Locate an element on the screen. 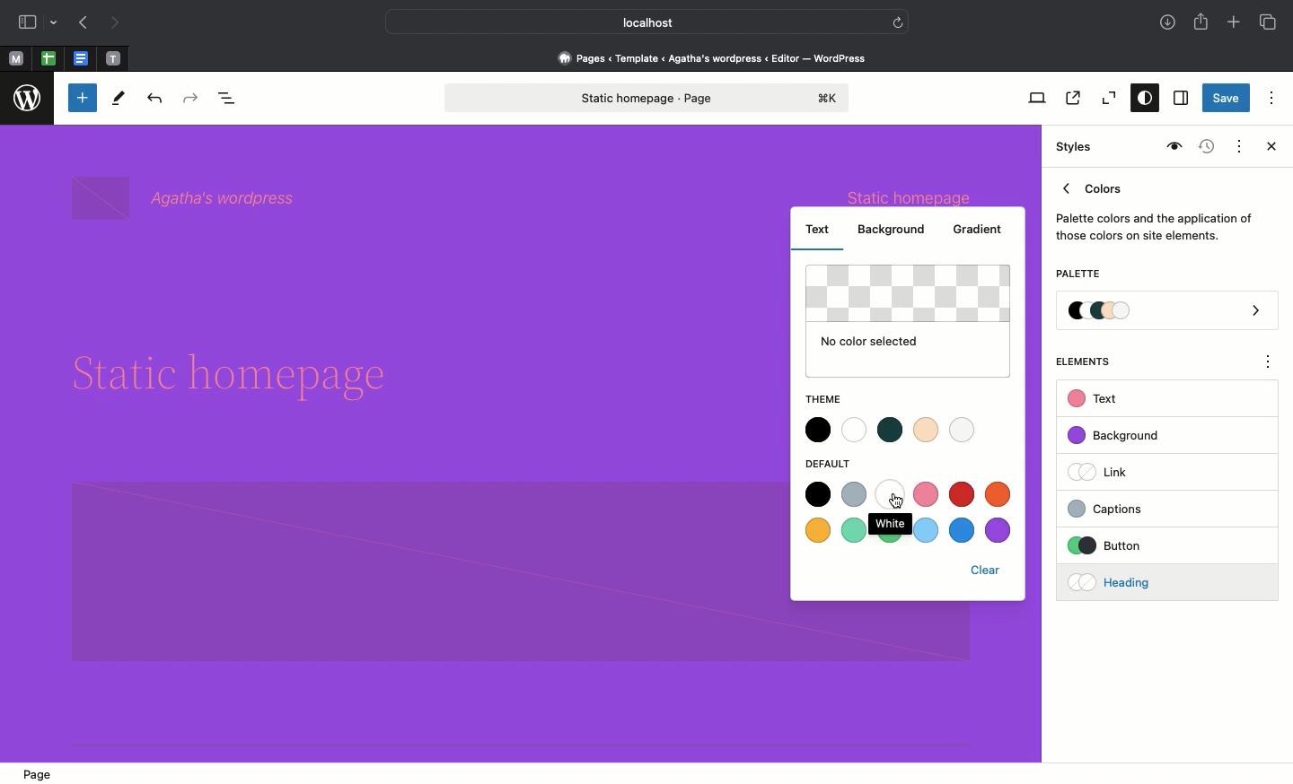 This screenshot has height=784, width=1293. Background is located at coordinates (1122, 436).